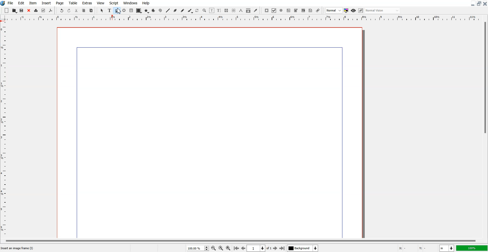 The width and height of the screenshot is (488, 252). What do you see at coordinates (131, 11) in the screenshot?
I see `Table` at bounding box center [131, 11].